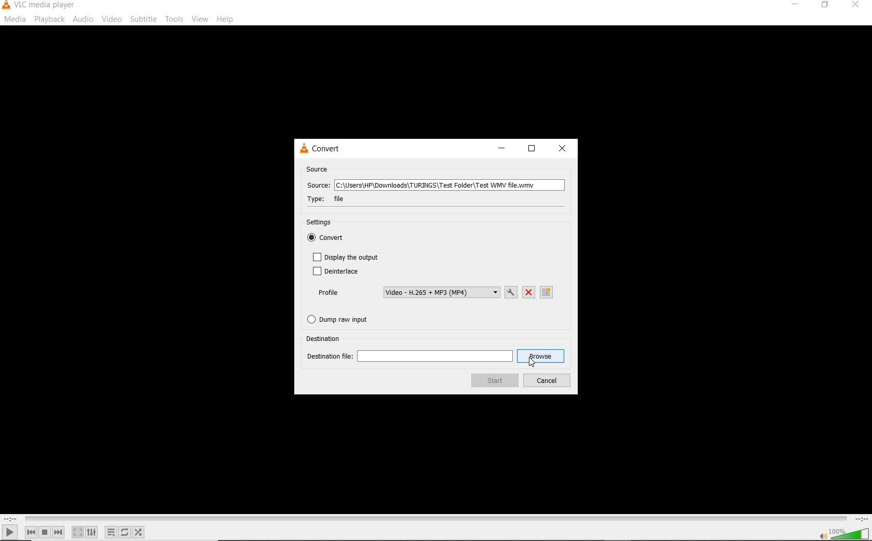  Describe the element at coordinates (335, 272) in the screenshot. I see `Deinterlace` at that location.